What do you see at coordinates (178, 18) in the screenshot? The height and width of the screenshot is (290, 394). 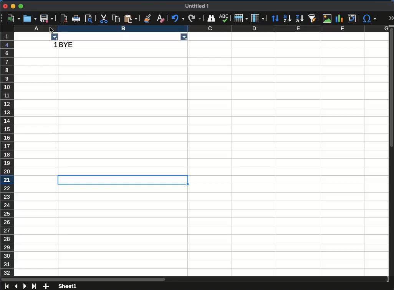 I see `undo` at bounding box center [178, 18].